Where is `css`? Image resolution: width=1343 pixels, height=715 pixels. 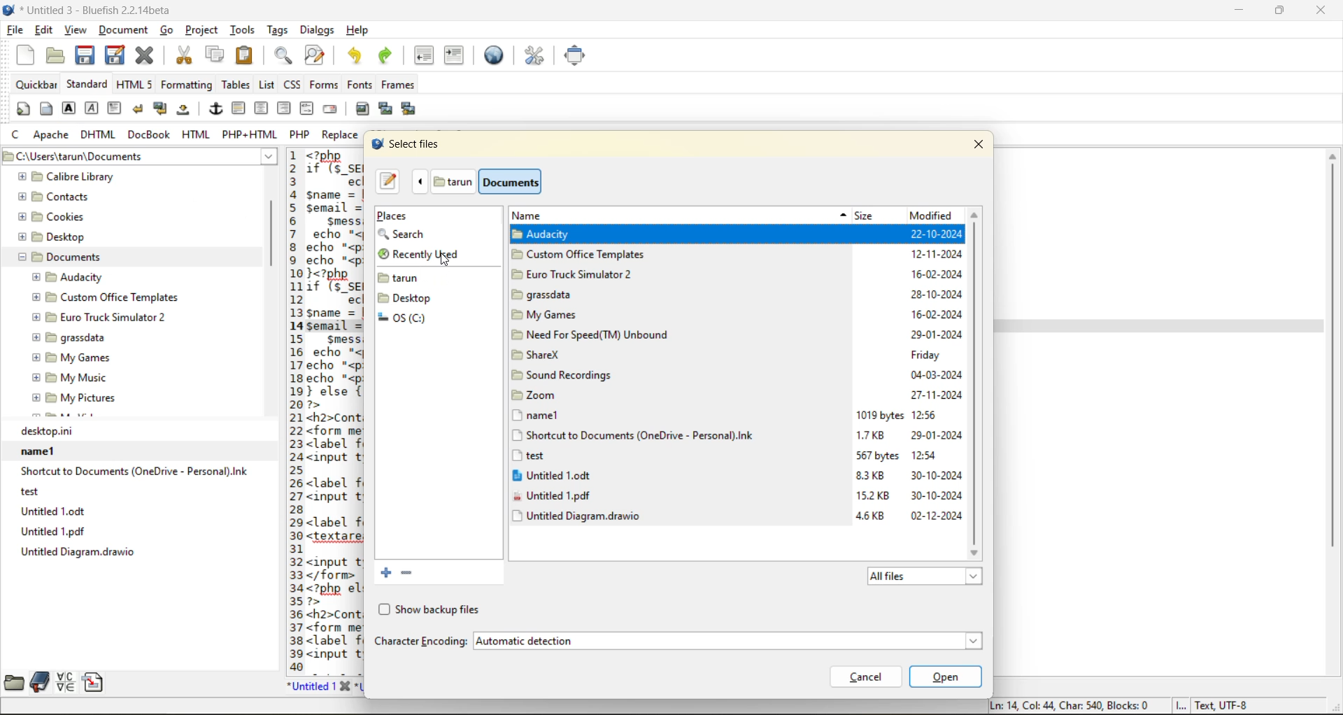 css is located at coordinates (293, 85).